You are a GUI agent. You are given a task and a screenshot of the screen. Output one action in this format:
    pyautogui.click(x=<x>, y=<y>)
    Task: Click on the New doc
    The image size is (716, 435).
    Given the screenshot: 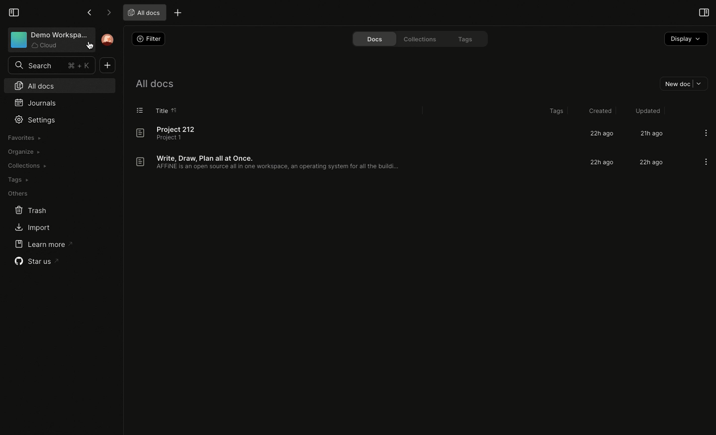 What is the action you would take?
    pyautogui.click(x=682, y=83)
    